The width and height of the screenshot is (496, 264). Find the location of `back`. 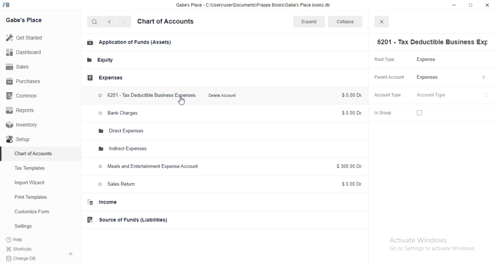

back is located at coordinates (111, 23).